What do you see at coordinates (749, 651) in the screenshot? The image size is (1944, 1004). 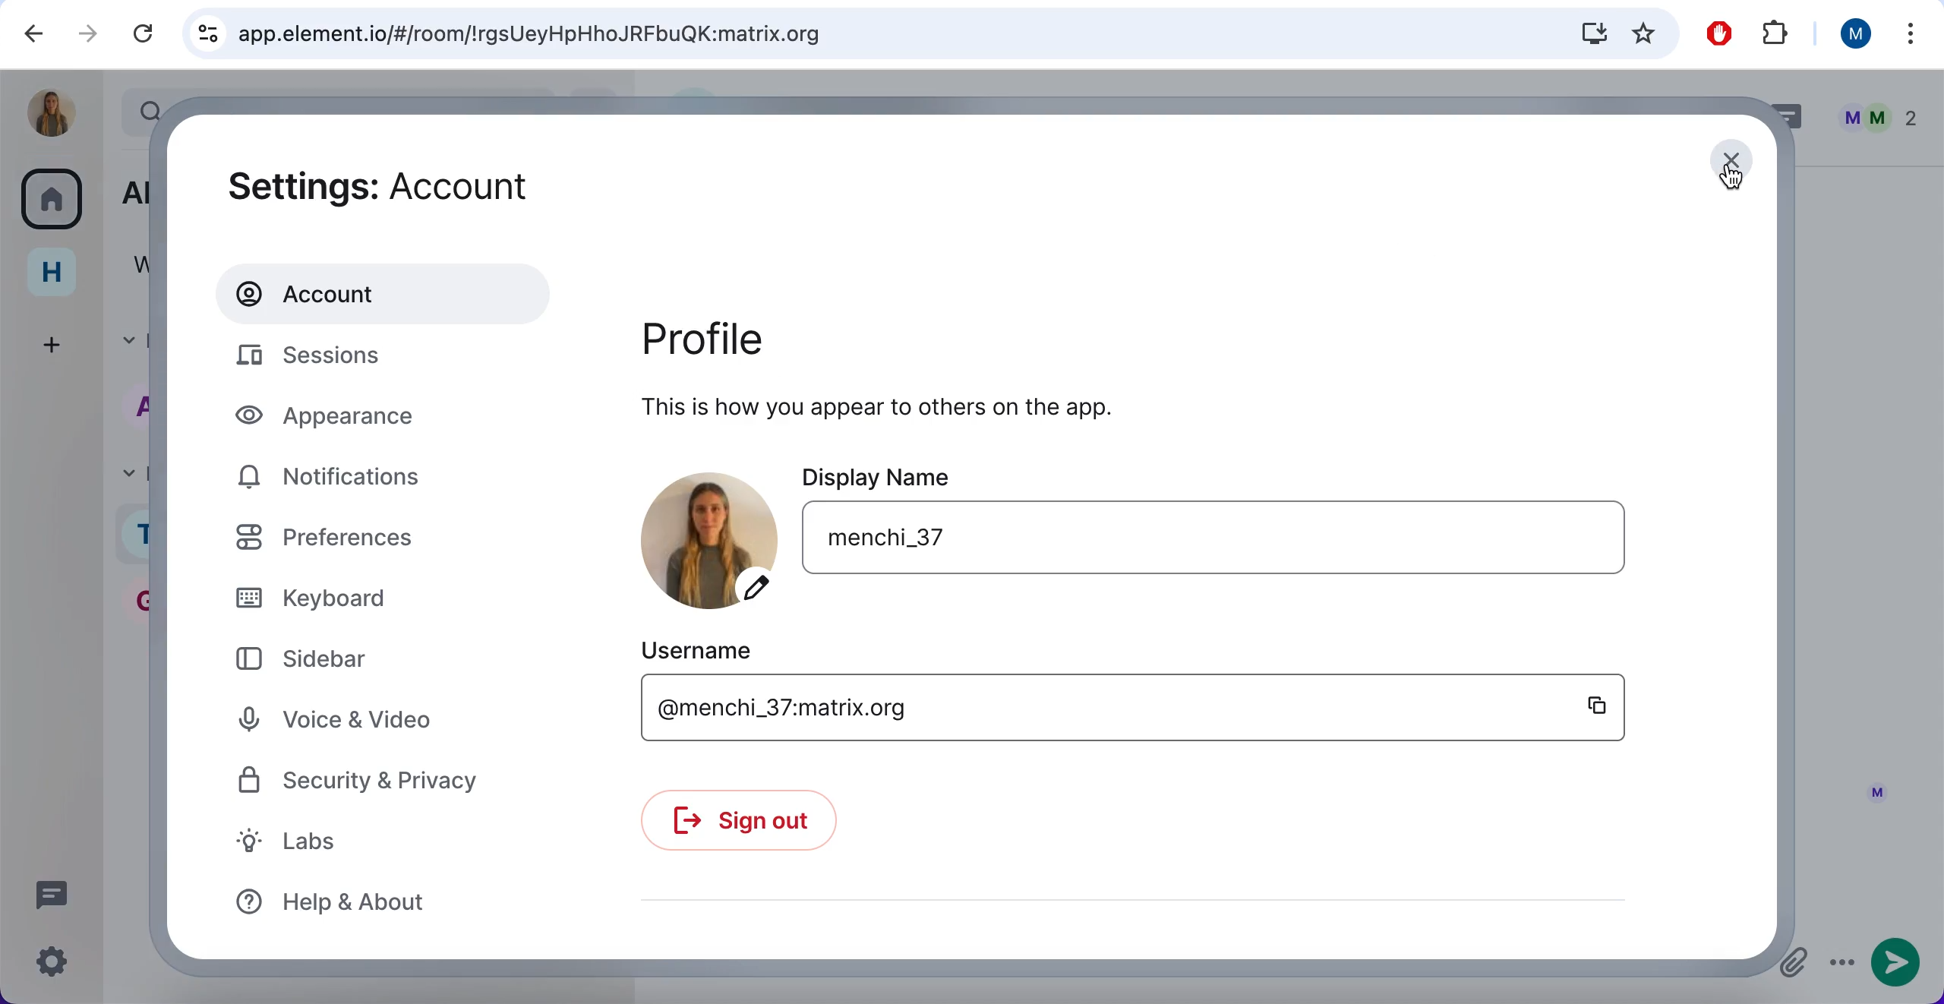 I see `username` at bounding box center [749, 651].